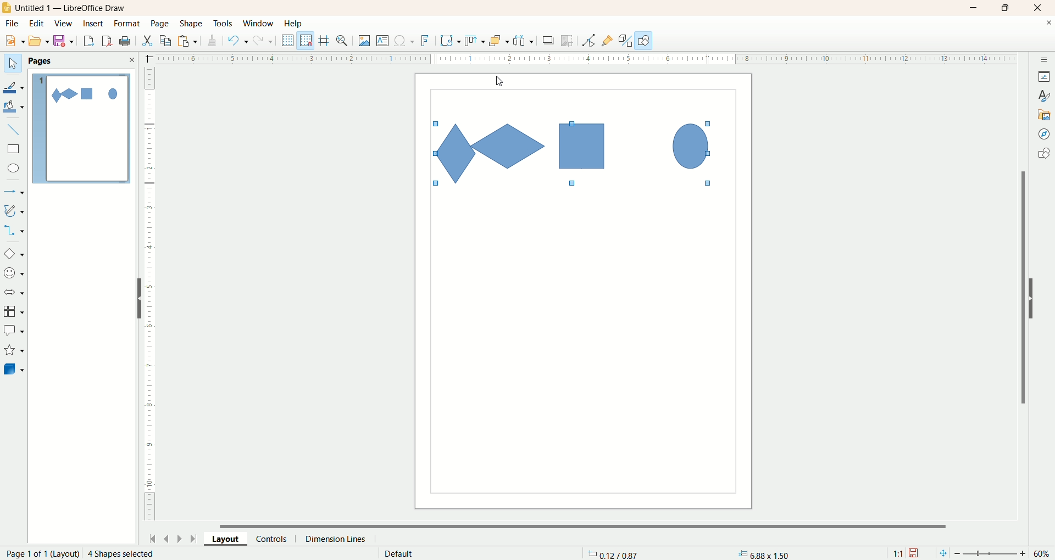 This screenshot has width=1055, height=560. What do you see at coordinates (499, 40) in the screenshot?
I see `arrange` at bounding box center [499, 40].